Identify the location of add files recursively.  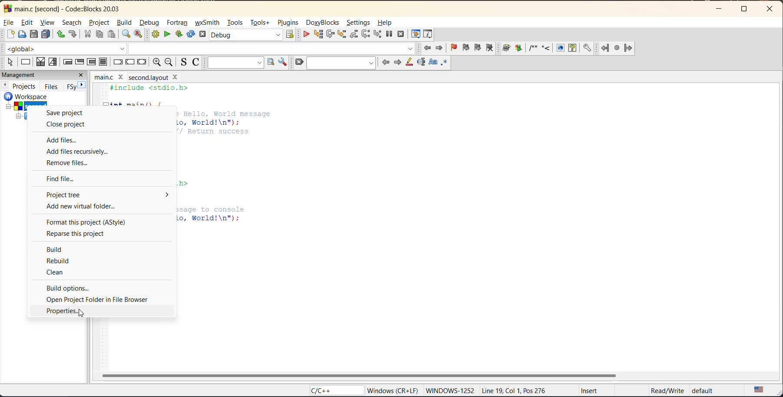
(80, 152).